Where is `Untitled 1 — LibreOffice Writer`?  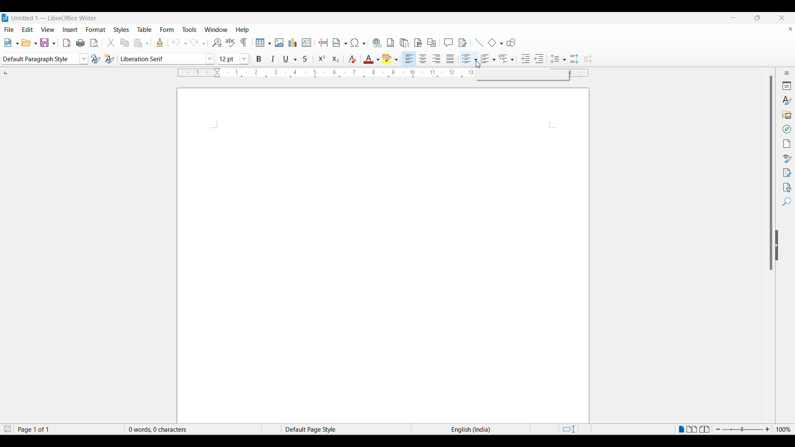
Untitled 1 — LibreOffice Writer is located at coordinates (50, 17).